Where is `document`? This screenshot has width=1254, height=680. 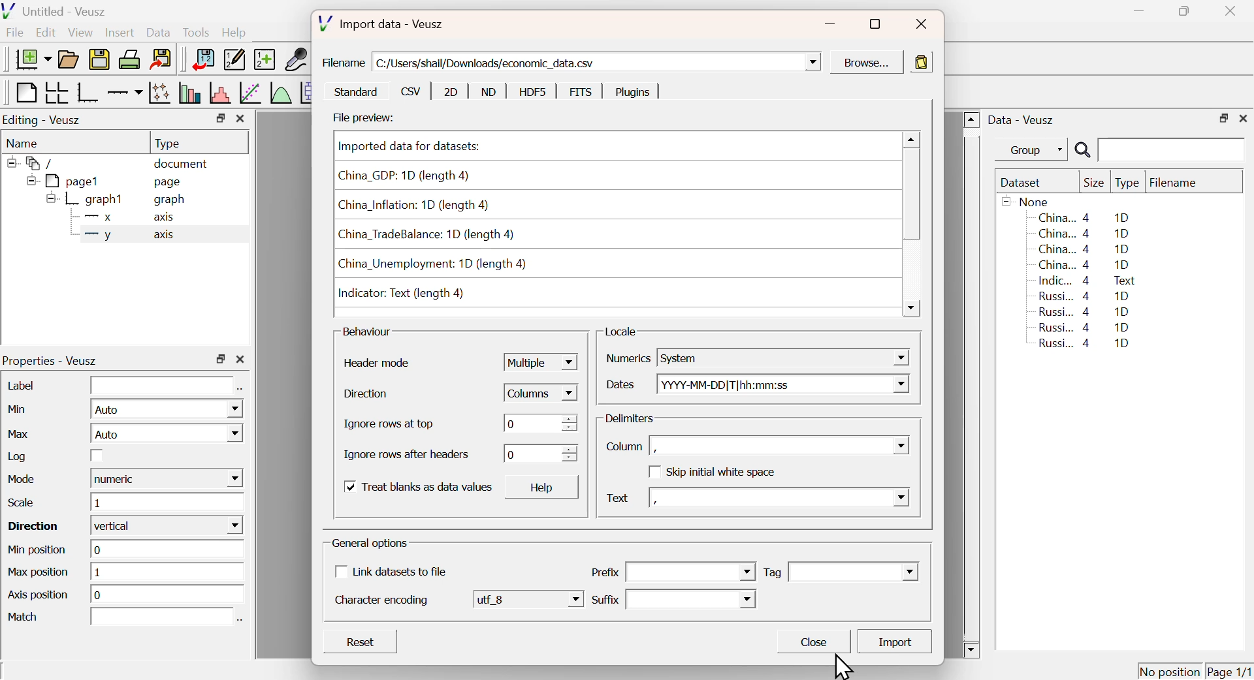
document is located at coordinates (182, 165).